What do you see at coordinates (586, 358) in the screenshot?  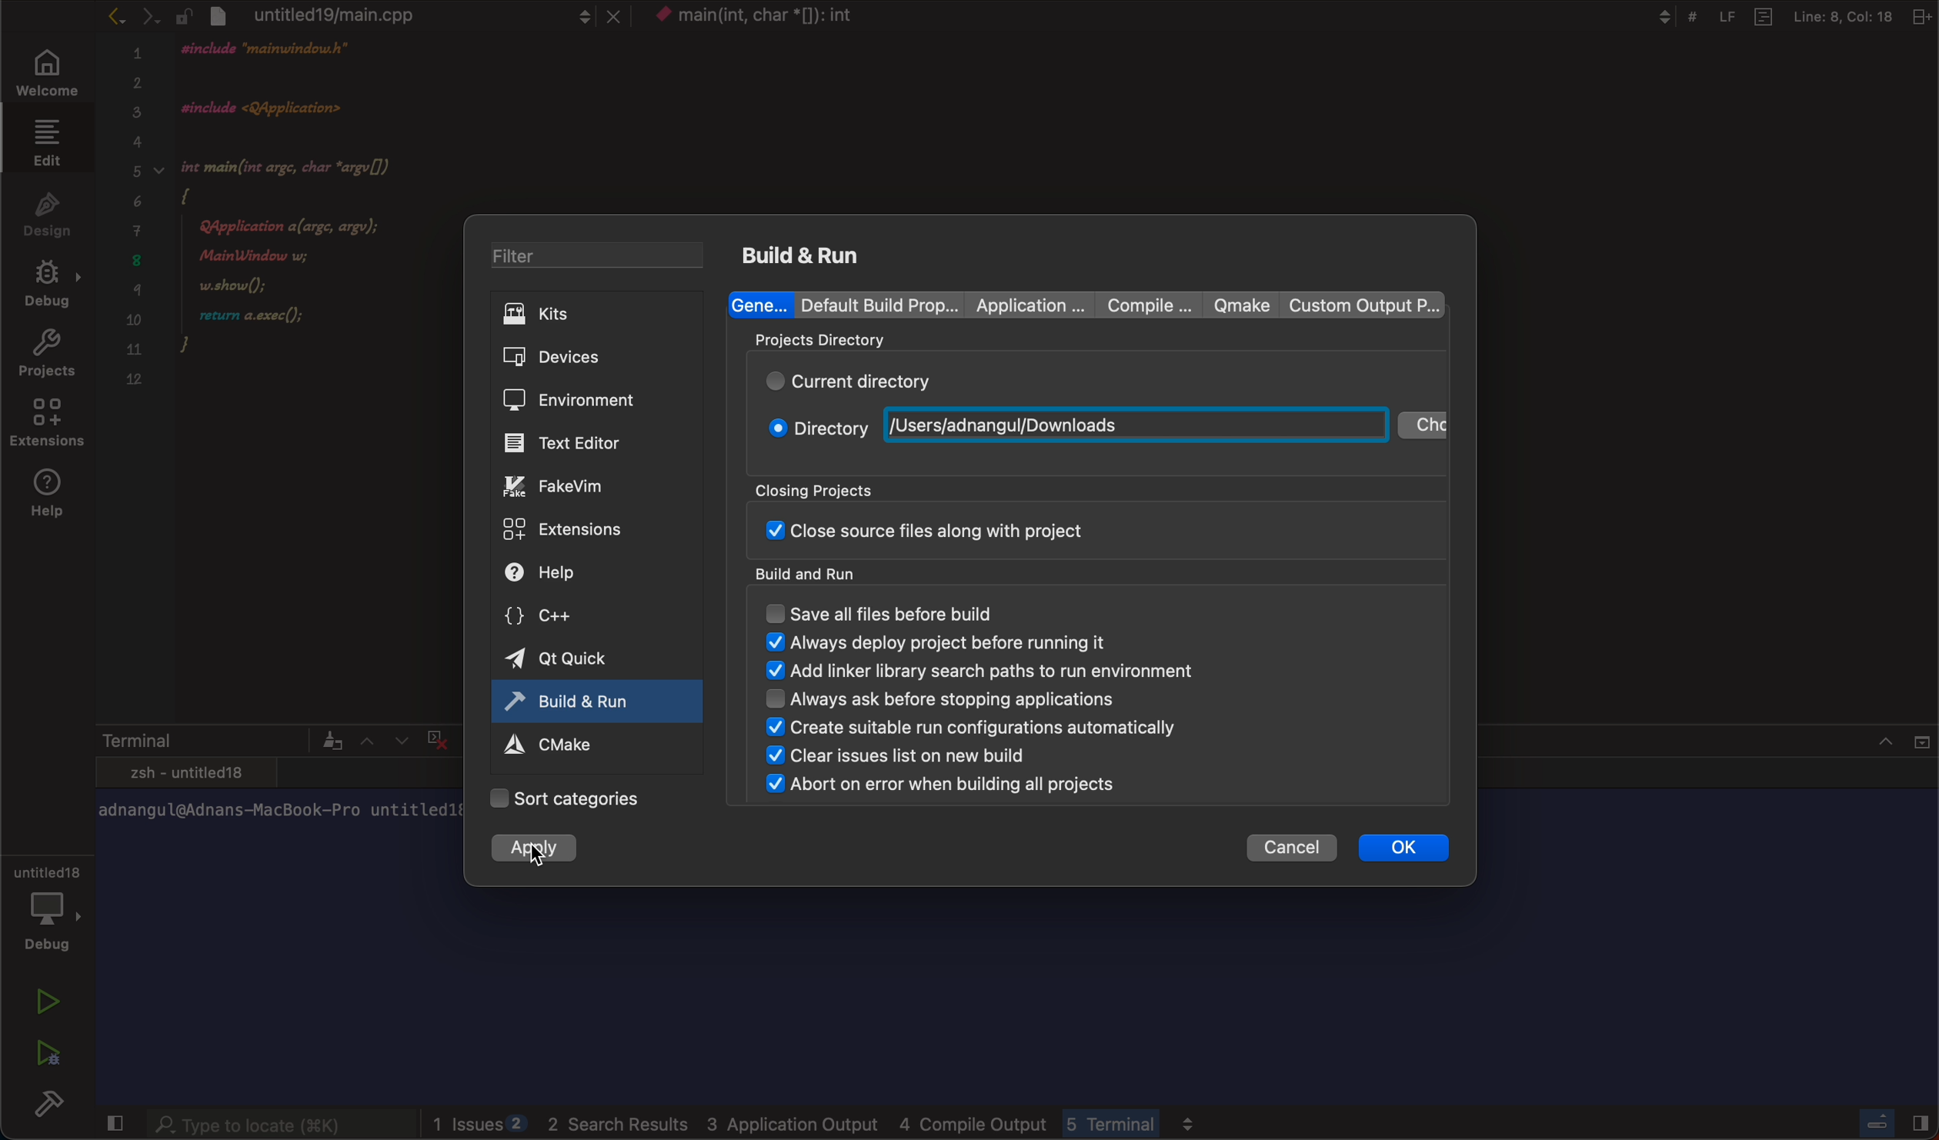 I see `devices` at bounding box center [586, 358].